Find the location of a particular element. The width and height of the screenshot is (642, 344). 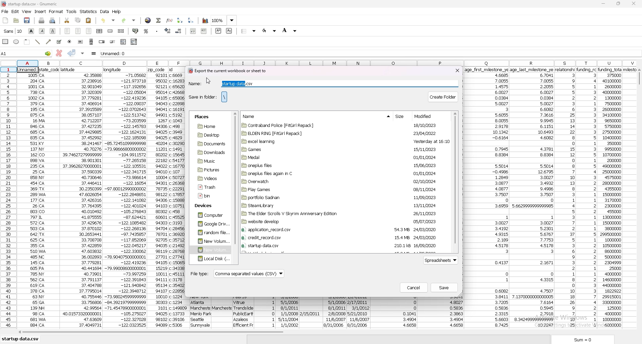

resize is located at coordinates (619, 3).